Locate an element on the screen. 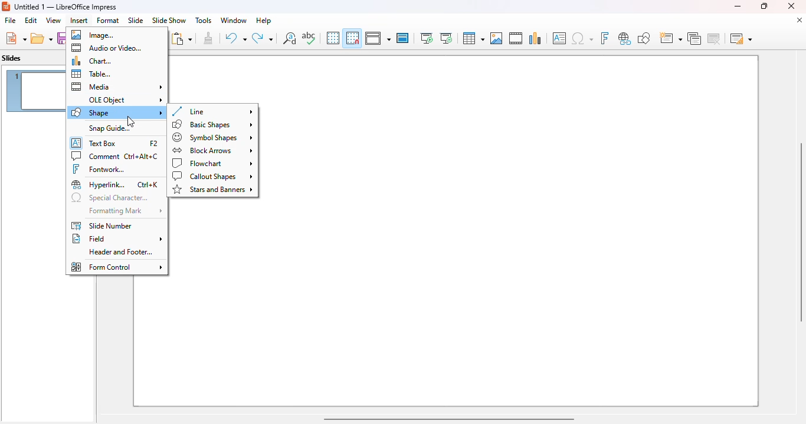  header and footer is located at coordinates (120, 252).